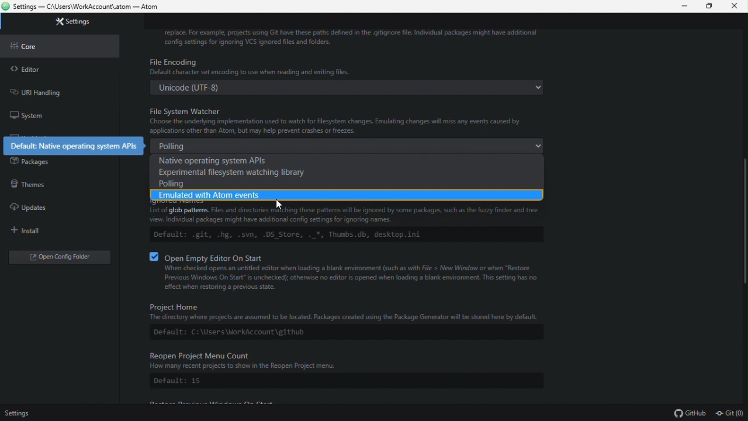  What do you see at coordinates (347, 146) in the screenshot?
I see `polling` at bounding box center [347, 146].